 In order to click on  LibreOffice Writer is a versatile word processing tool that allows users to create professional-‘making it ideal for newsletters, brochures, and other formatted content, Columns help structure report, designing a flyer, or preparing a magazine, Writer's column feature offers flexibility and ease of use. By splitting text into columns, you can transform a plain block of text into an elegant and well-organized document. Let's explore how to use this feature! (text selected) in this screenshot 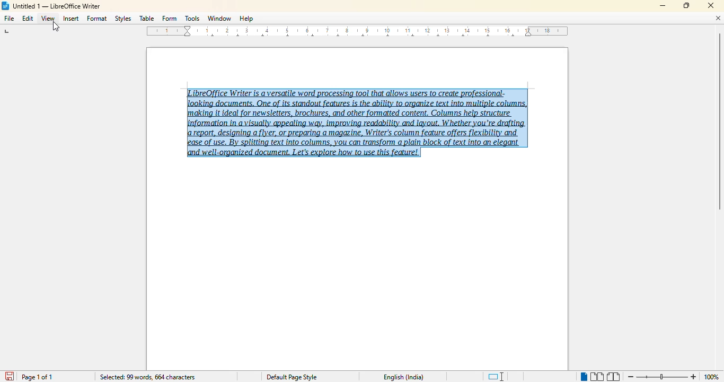, I will do `click(358, 121)`.